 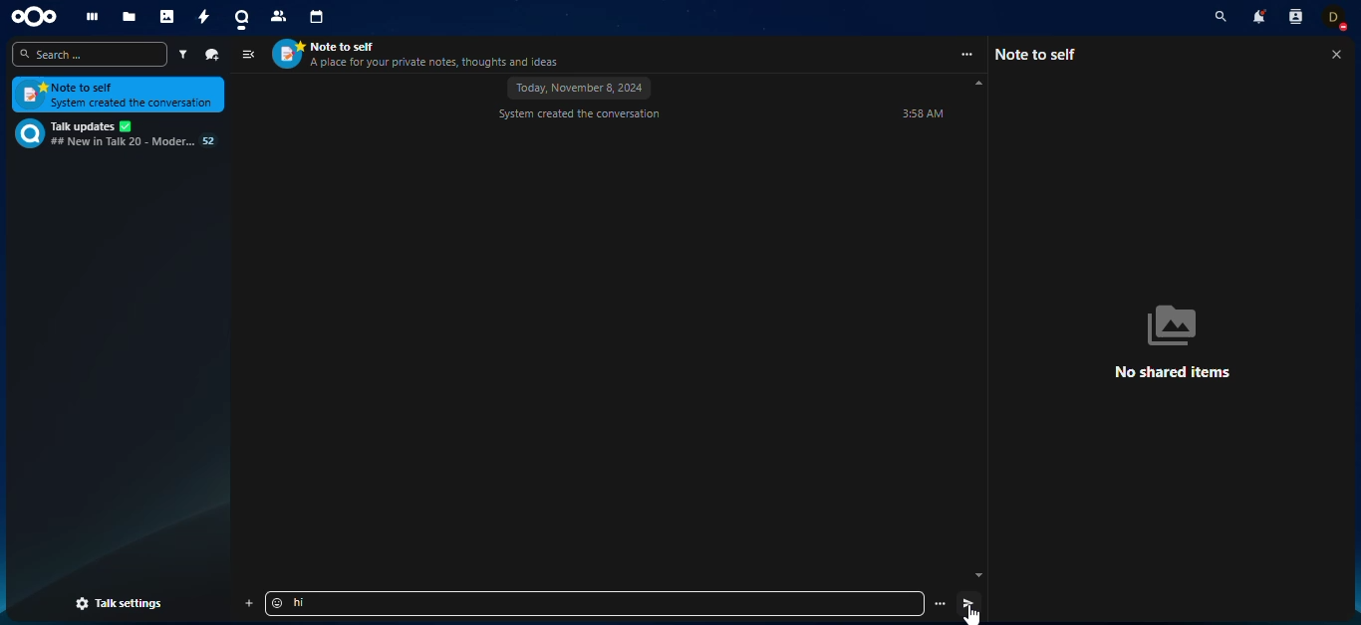 What do you see at coordinates (318, 19) in the screenshot?
I see `calendar` at bounding box center [318, 19].